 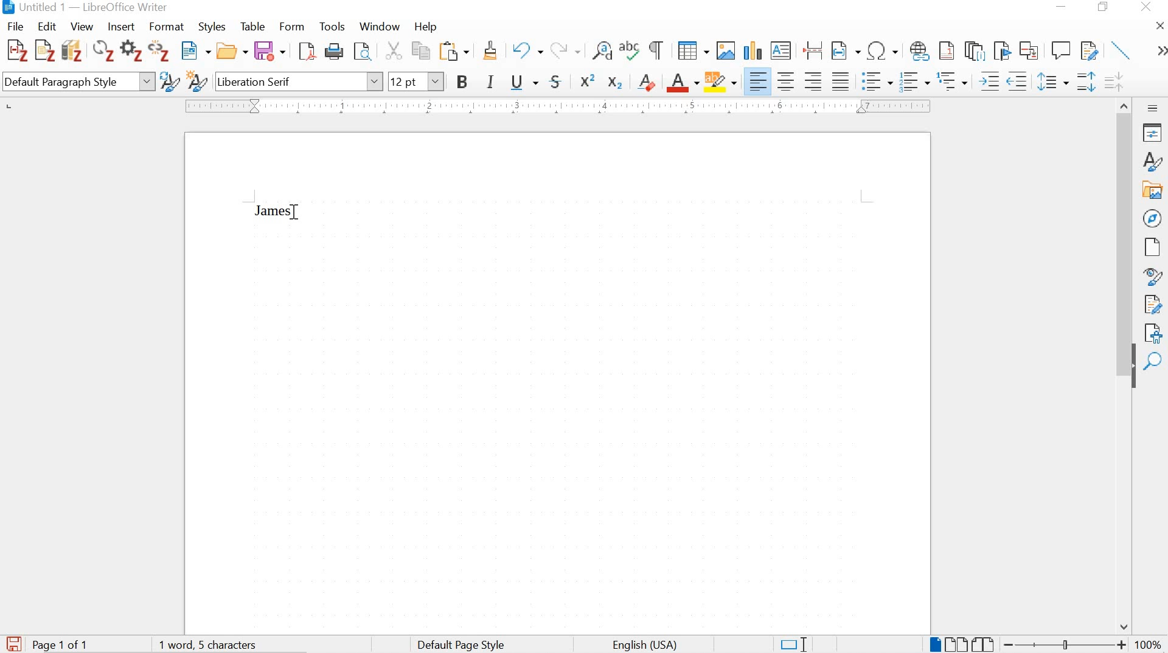 What do you see at coordinates (725, 50) in the screenshot?
I see `insert image` at bounding box center [725, 50].